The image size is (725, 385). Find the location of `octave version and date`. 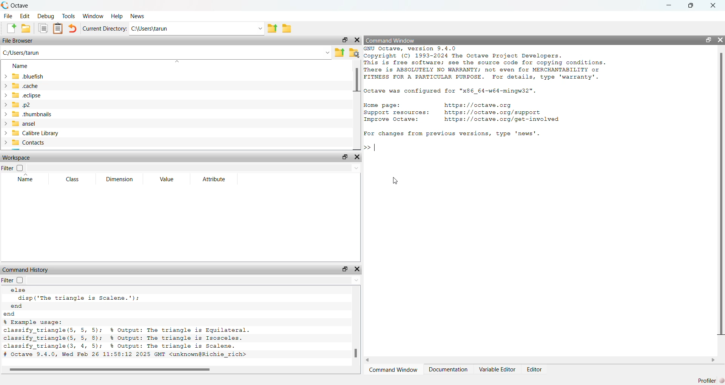

octave version and date is located at coordinates (128, 356).